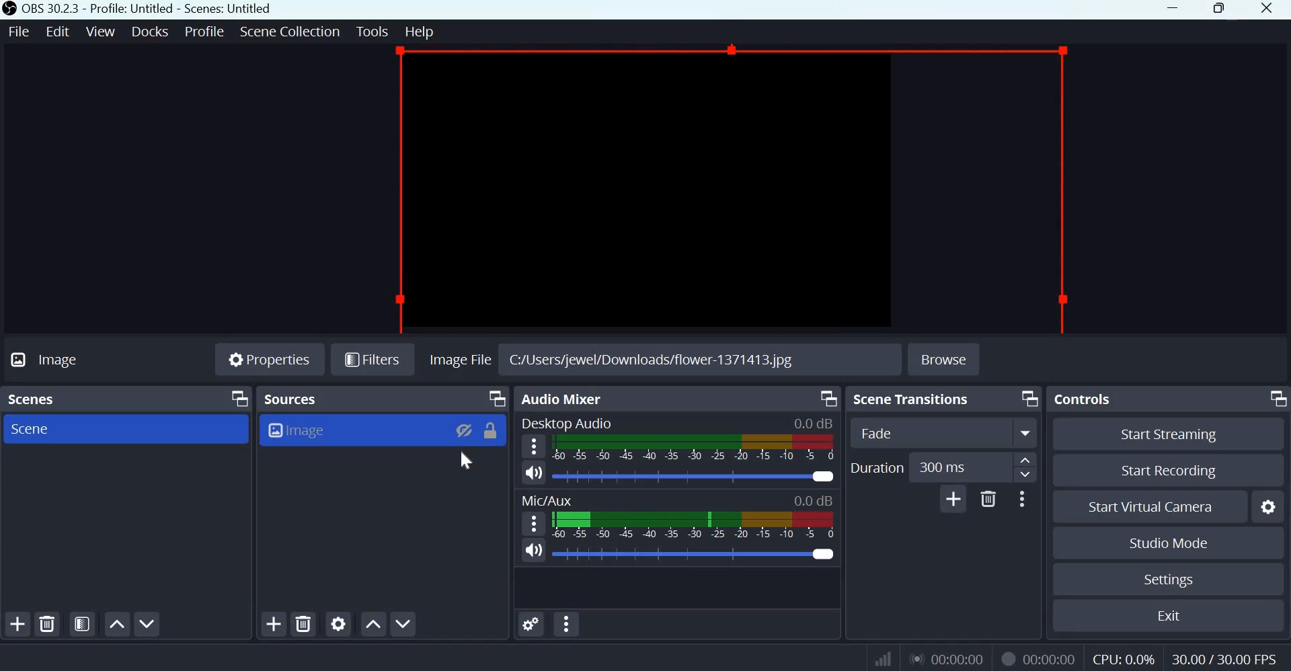 The image size is (1291, 671). Describe the element at coordinates (947, 659) in the screenshot. I see `Live Duration Timer` at that location.